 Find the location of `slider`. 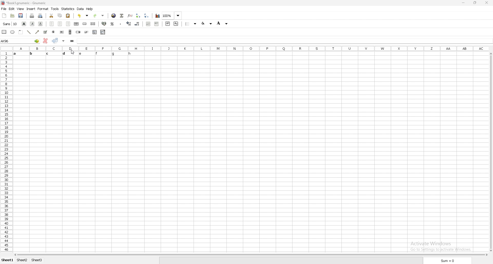

slider is located at coordinates (87, 32).